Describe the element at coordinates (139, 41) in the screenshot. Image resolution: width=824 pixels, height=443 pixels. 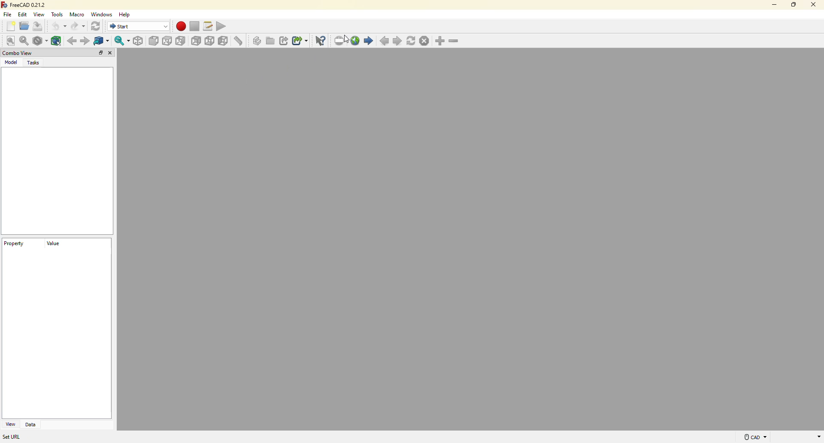
I see `isometric` at that location.